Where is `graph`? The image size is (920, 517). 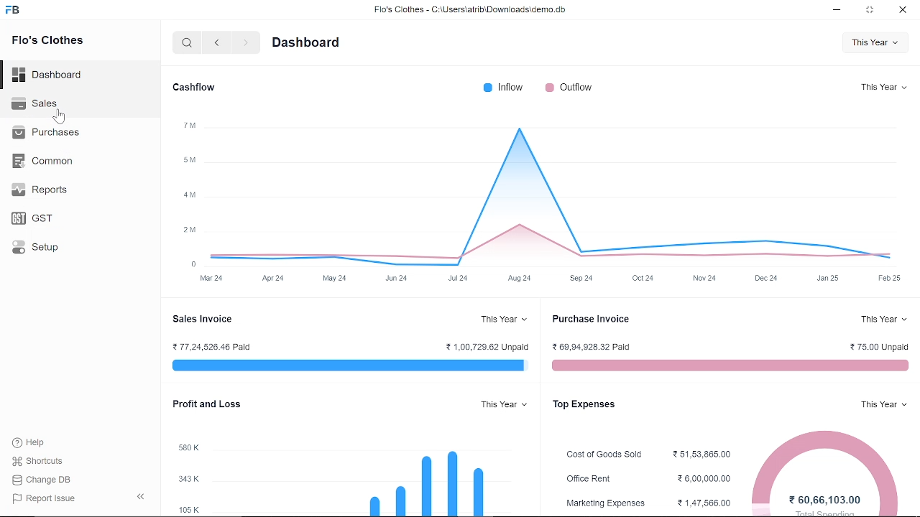
graph is located at coordinates (556, 192).